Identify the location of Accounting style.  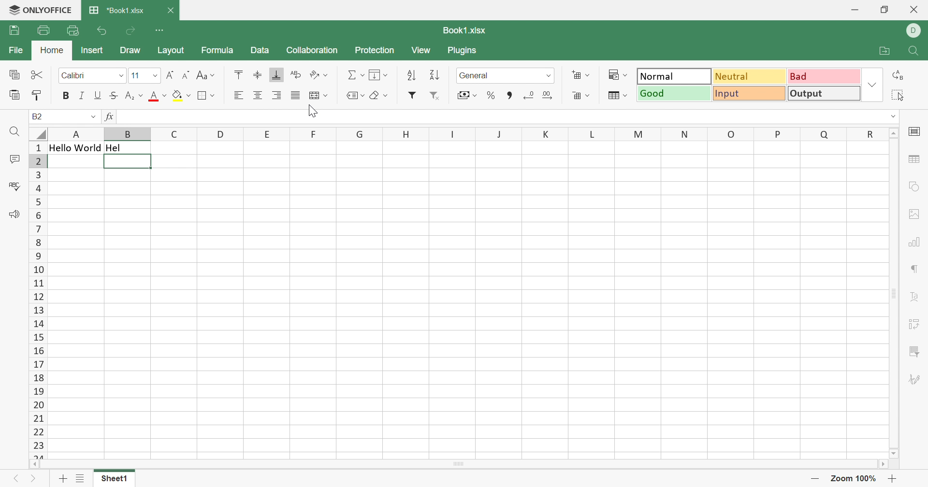
(466, 95).